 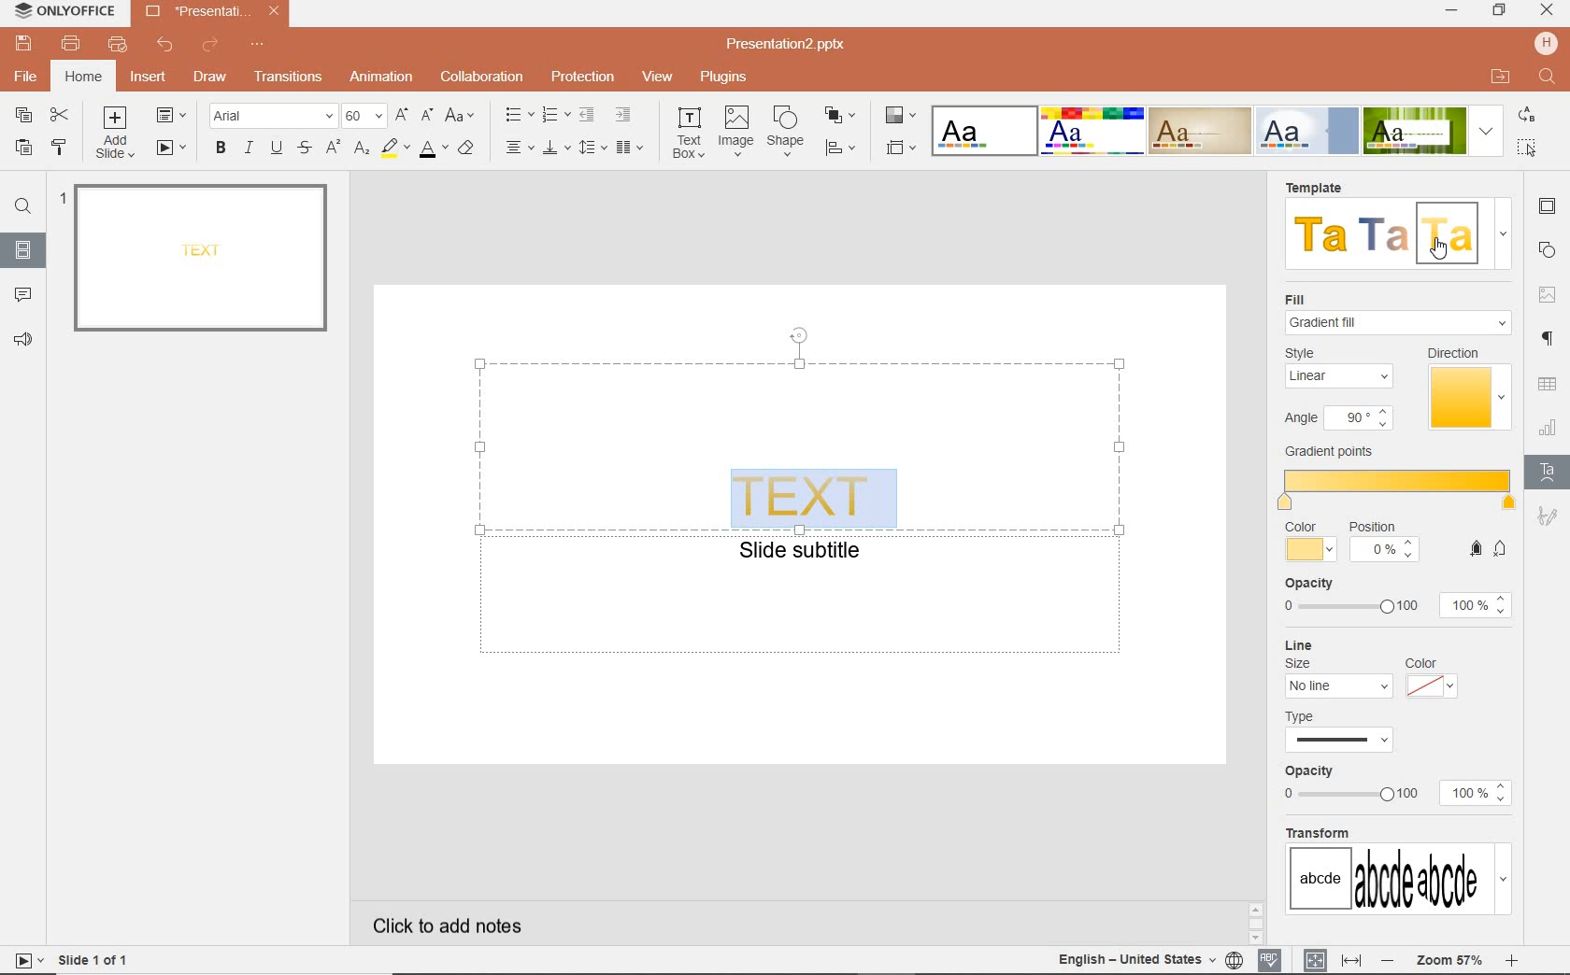 I want to click on image, so click(x=736, y=132).